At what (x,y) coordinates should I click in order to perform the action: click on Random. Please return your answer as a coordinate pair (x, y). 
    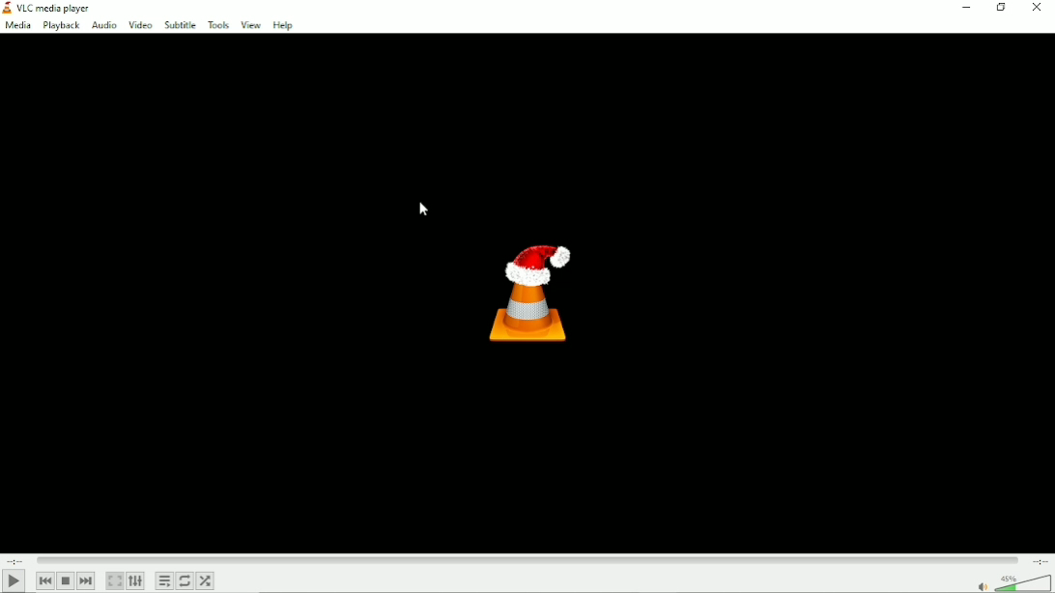
    Looking at the image, I should click on (205, 580).